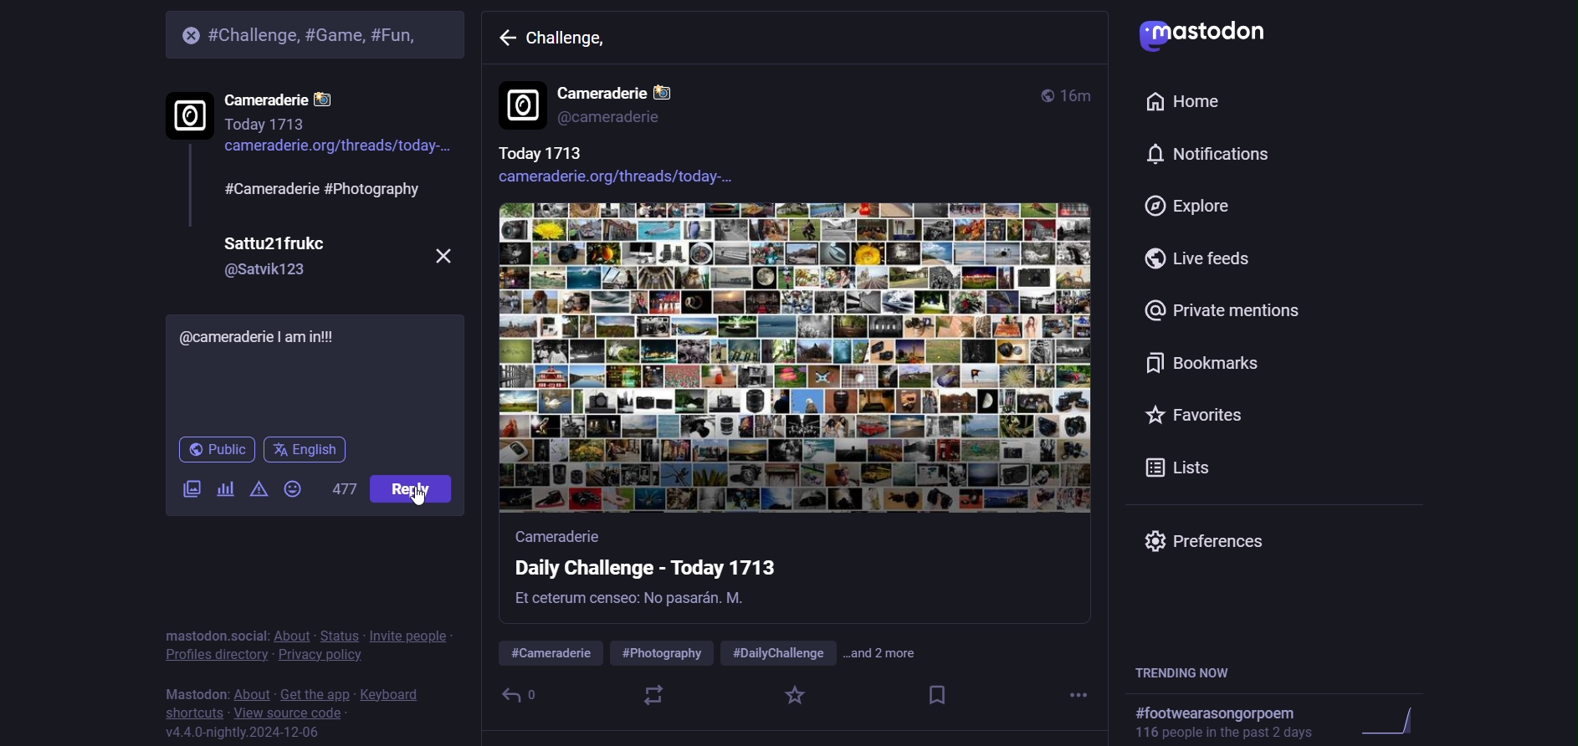  What do you see at coordinates (1195, 413) in the screenshot?
I see `favorites` at bounding box center [1195, 413].